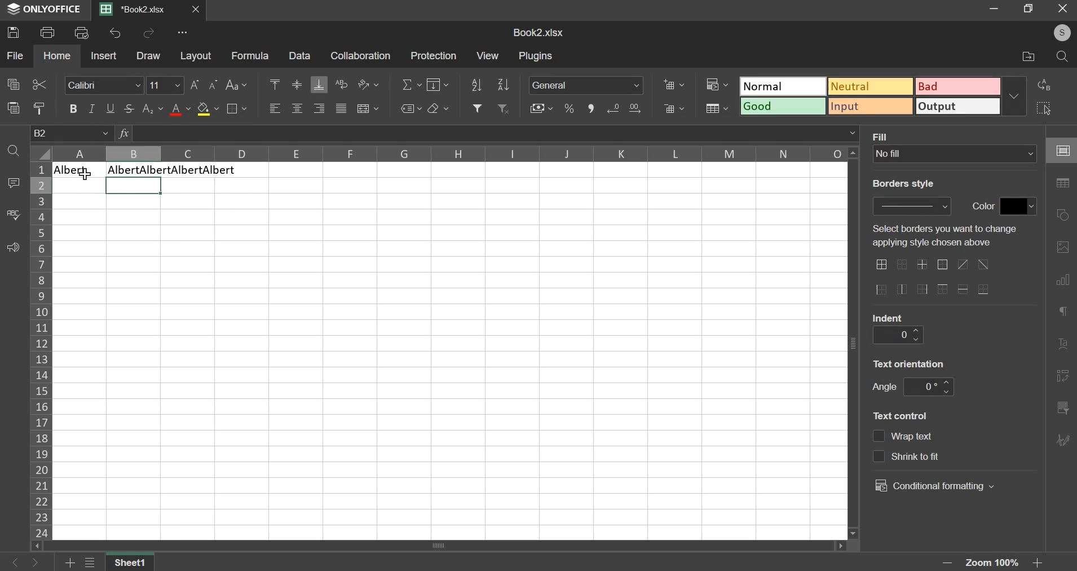 The width and height of the screenshot is (1077, 571). Describe the element at coordinates (138, 10) in the screenshot. I see `current sheet` at that location.